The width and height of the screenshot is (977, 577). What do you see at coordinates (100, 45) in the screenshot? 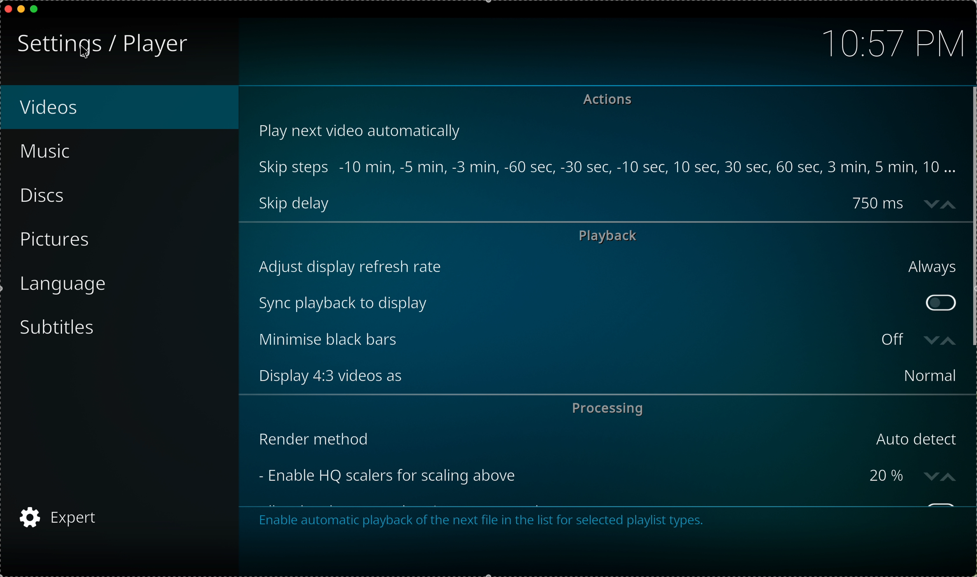
I see `Settings/player` at bounding box center [100, 45].